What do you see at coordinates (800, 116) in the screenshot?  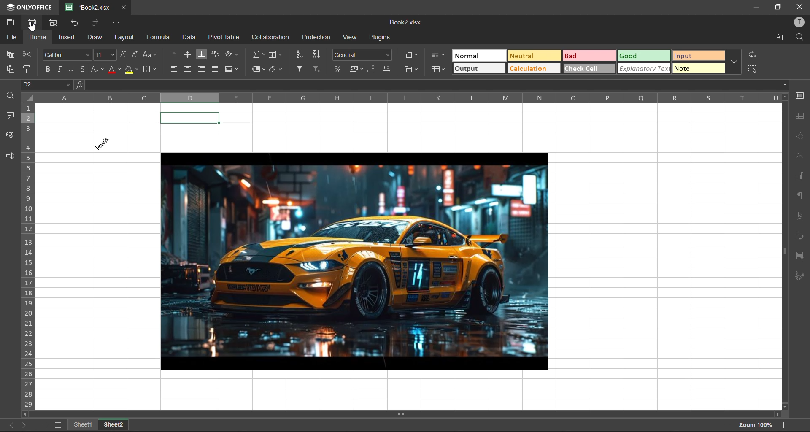 I see `table` at bounding box center [800, 116].